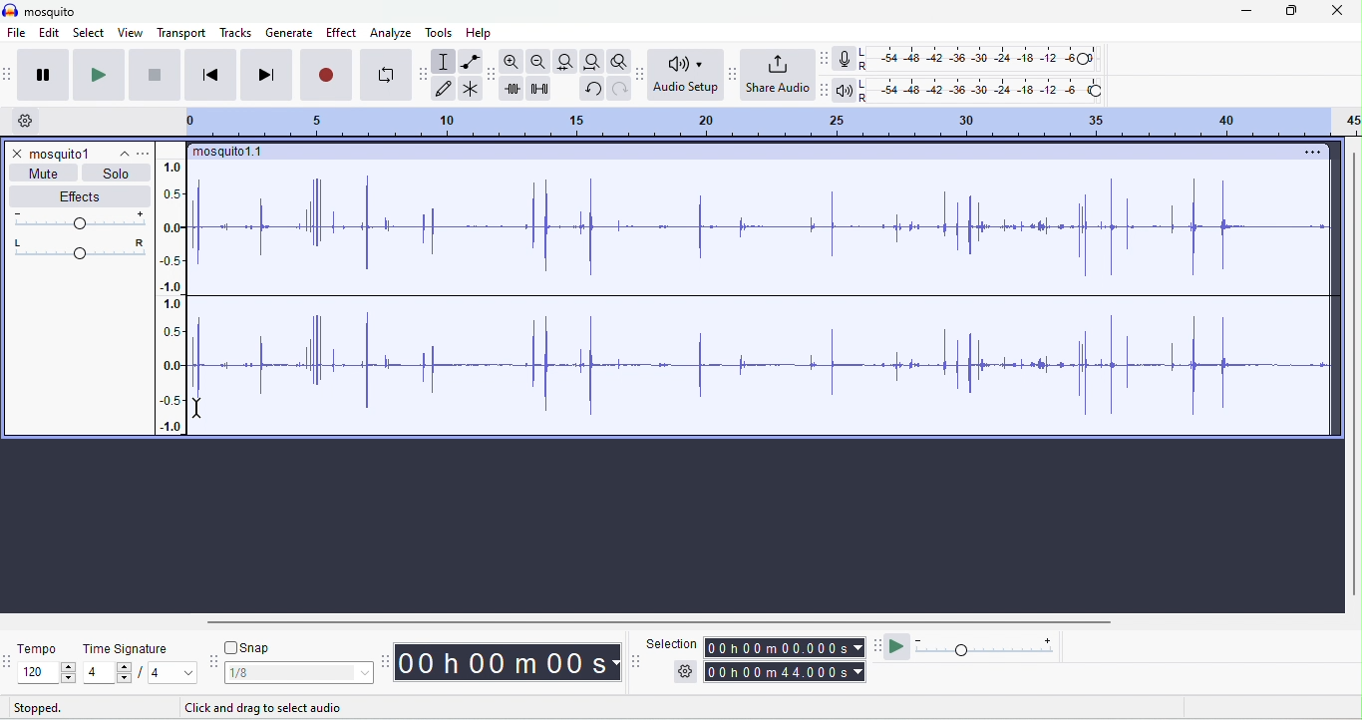 Image resolution: width=1362 pixels, height=720 pixels. Describe the element at coordinates (170, 290) in the screenshot. I see `amplitude` at that location.